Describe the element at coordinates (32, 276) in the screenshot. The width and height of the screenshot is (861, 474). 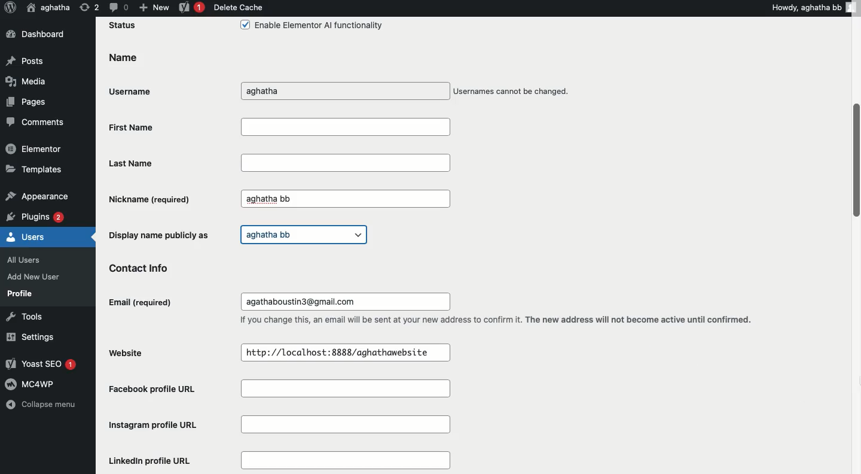
I see `Add New User` at that location.